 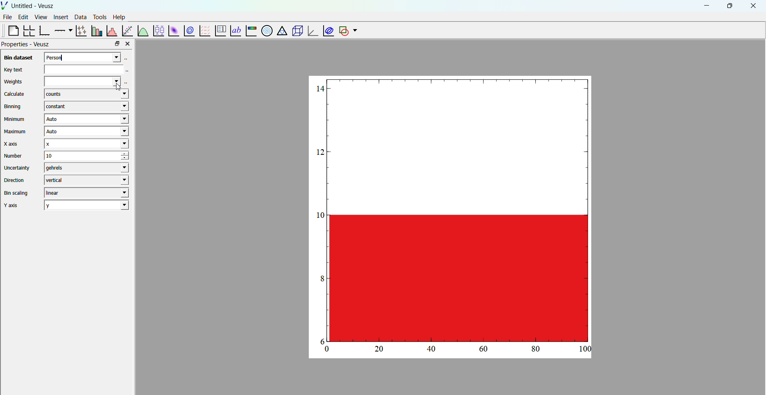 What do you see at coordinates (62, 30) in the screenshot?
I see `add an axis to a plot` at bounding box center [62, 30].